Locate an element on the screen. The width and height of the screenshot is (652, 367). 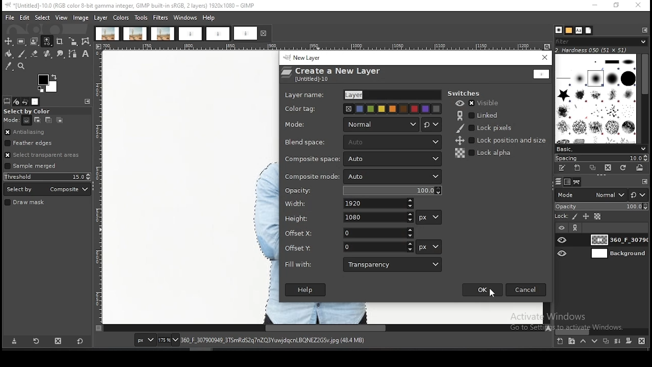
delete brush is located at coordinates (608, 168).